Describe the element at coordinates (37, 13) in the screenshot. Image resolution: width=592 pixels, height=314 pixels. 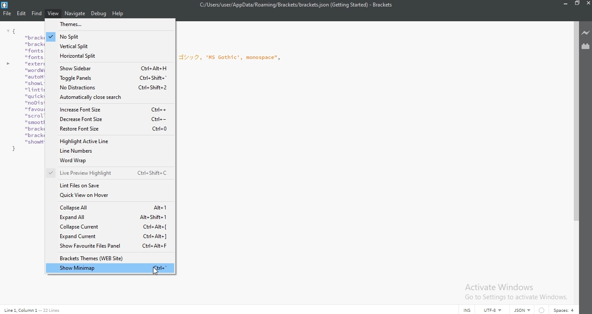
I see `Find` at that location.